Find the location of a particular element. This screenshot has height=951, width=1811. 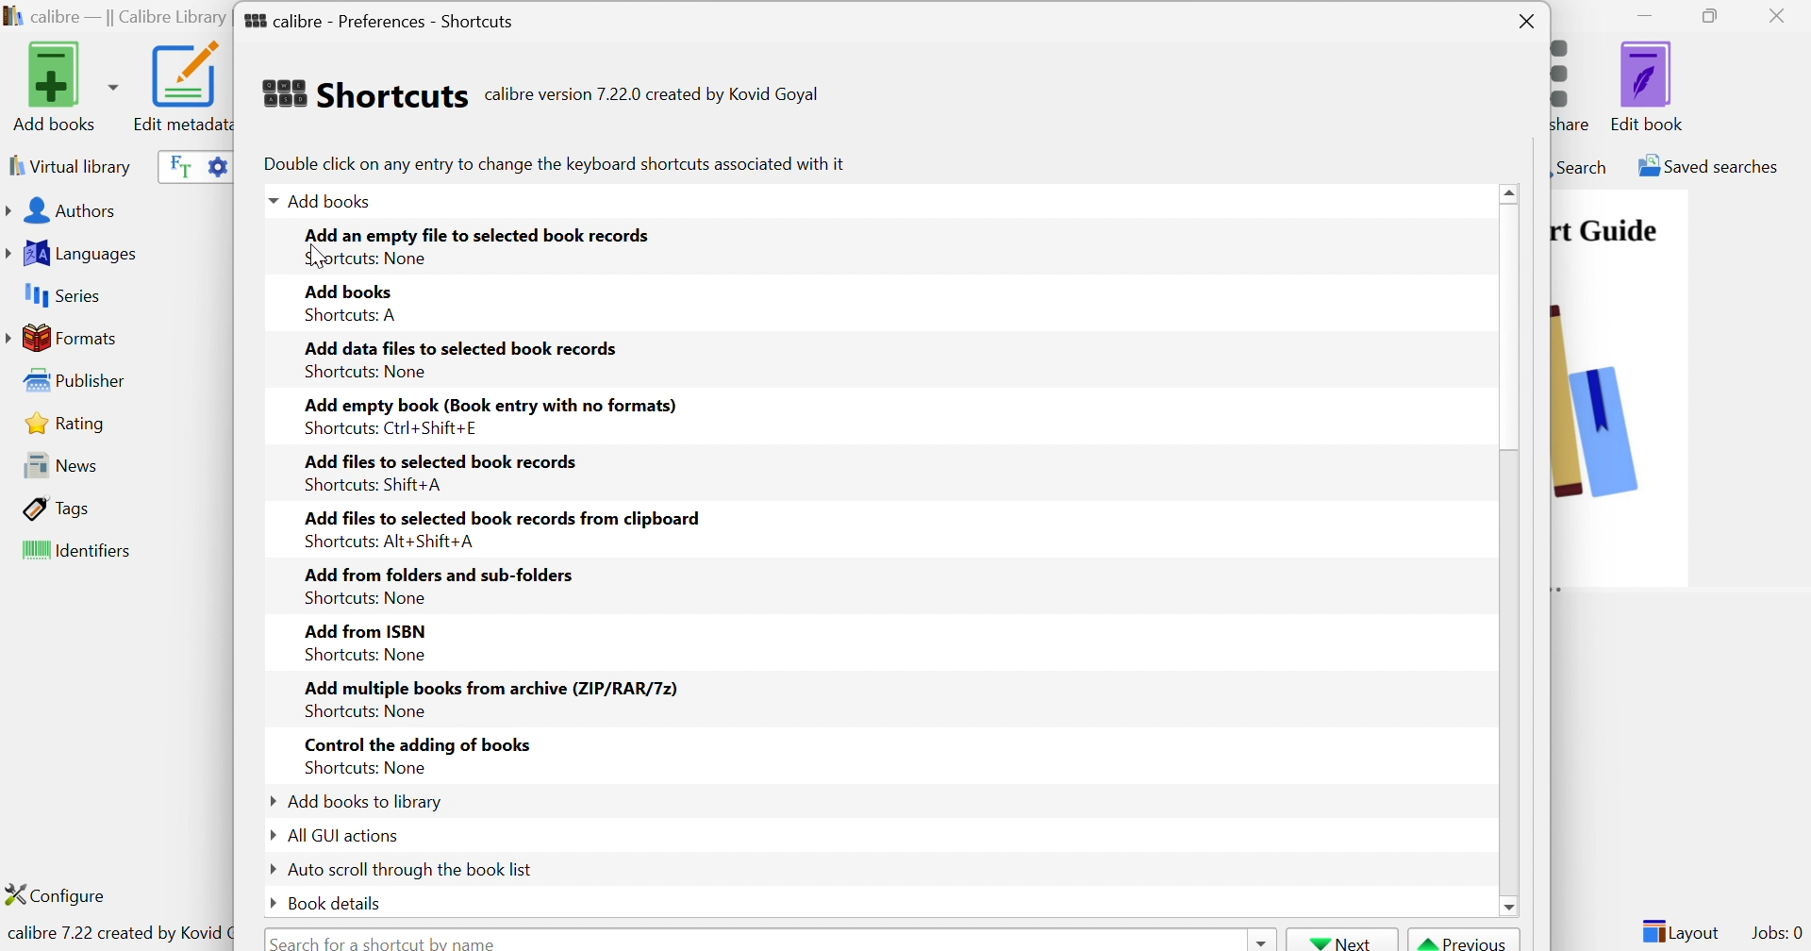

Shortcuts is located at coordinates (363, 93).